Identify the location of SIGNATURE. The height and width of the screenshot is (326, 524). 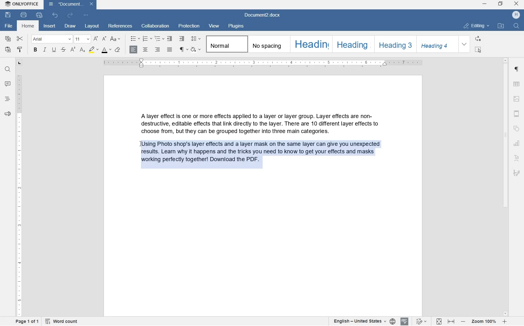
(517, 172).